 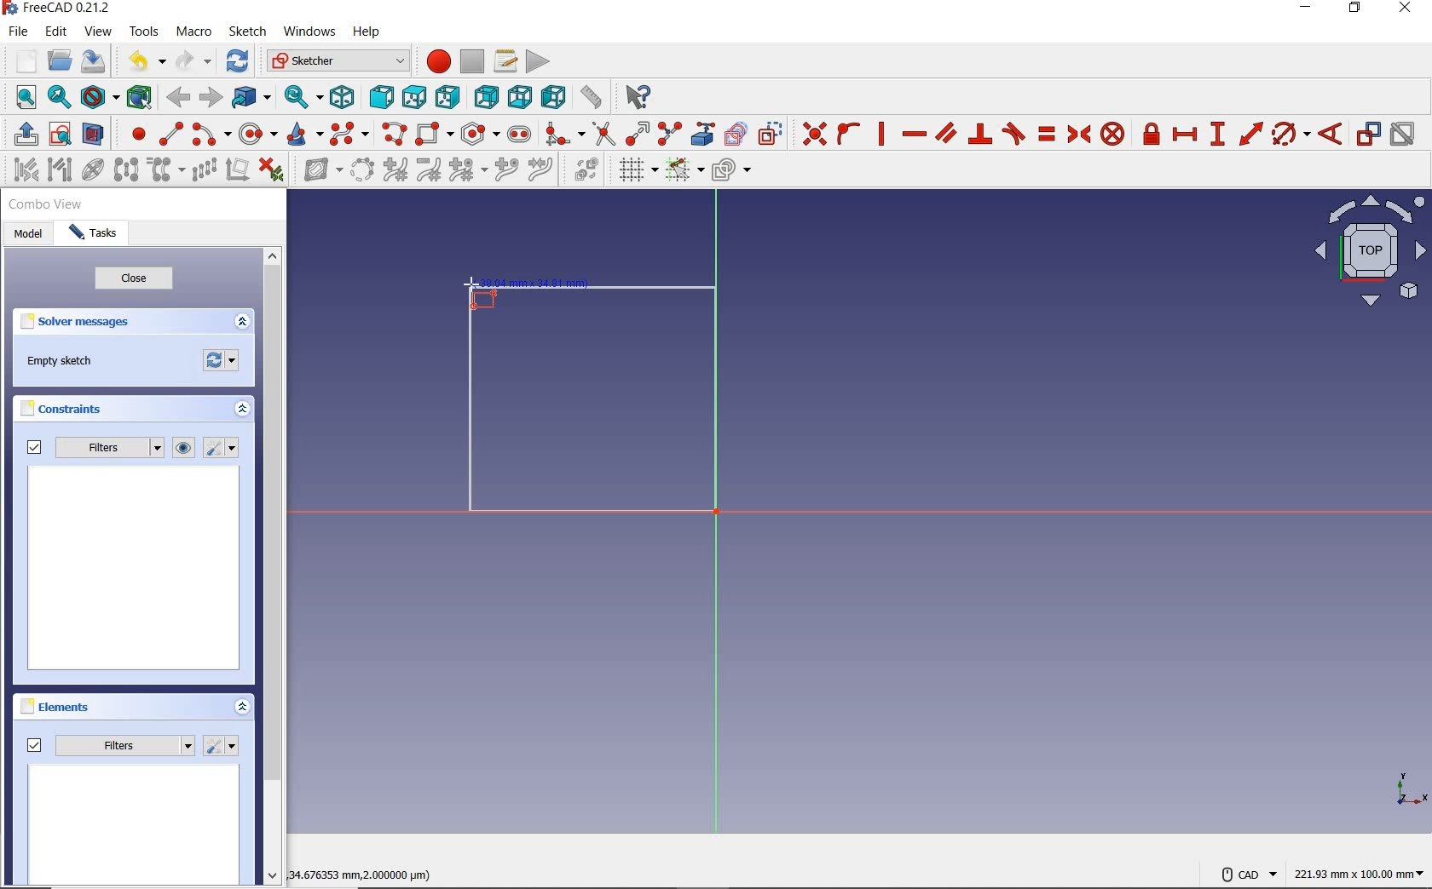 What do you see at coordinates (1250, 134) in the screenshot?
I see `constrain distance` at bounding box center [1250, 134].